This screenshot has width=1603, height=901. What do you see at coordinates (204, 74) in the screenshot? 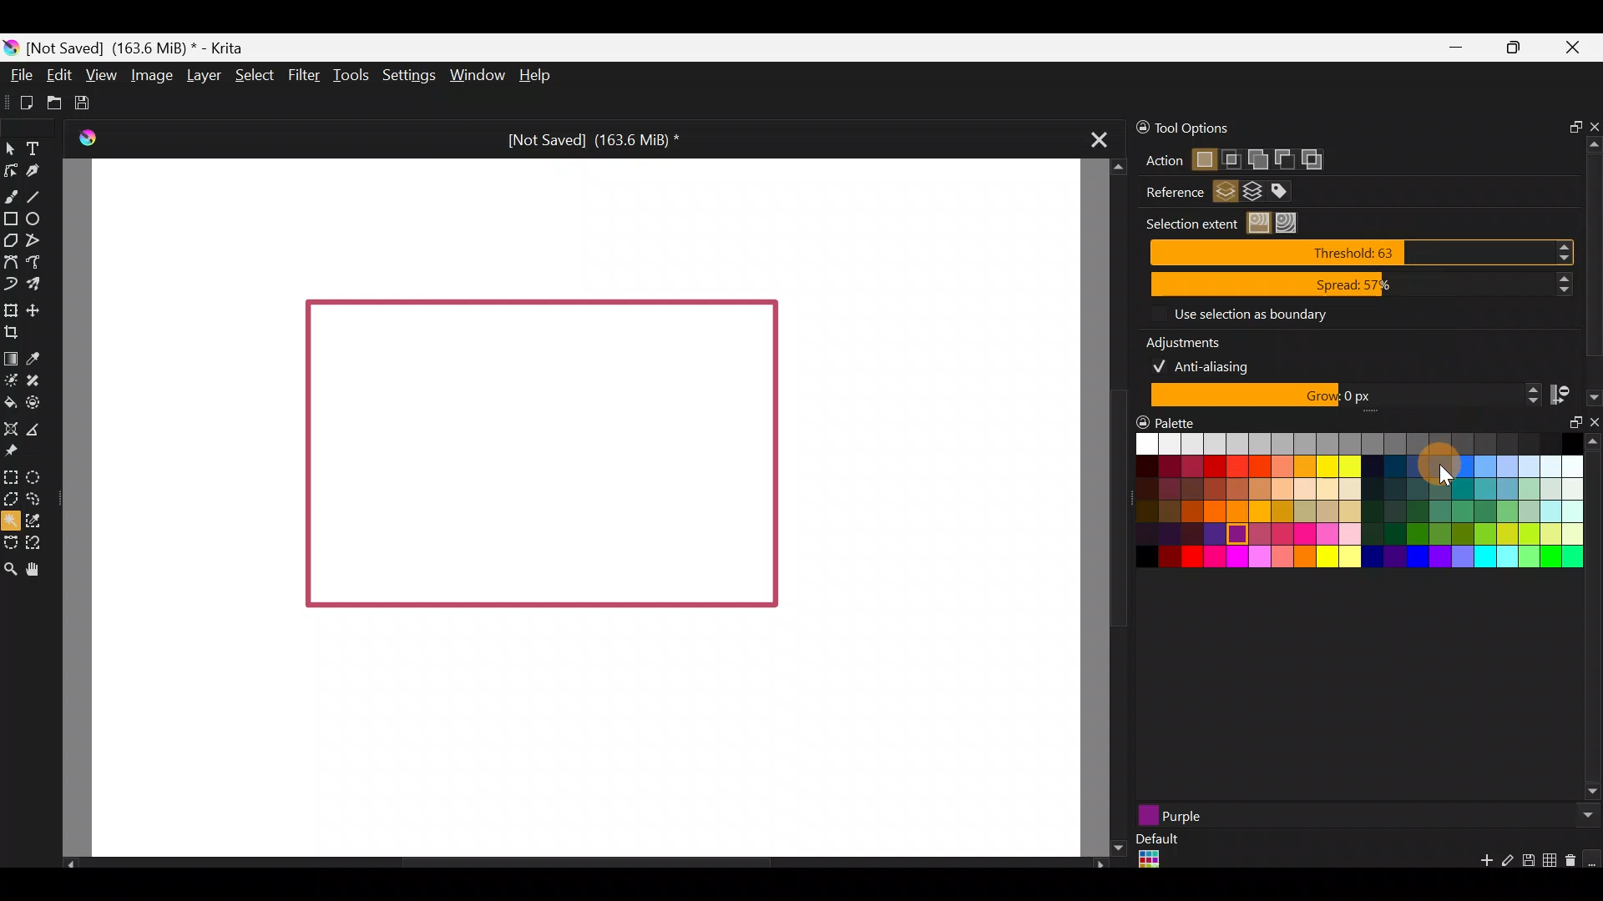
I see `Layer` at bounding box center [204, 74].